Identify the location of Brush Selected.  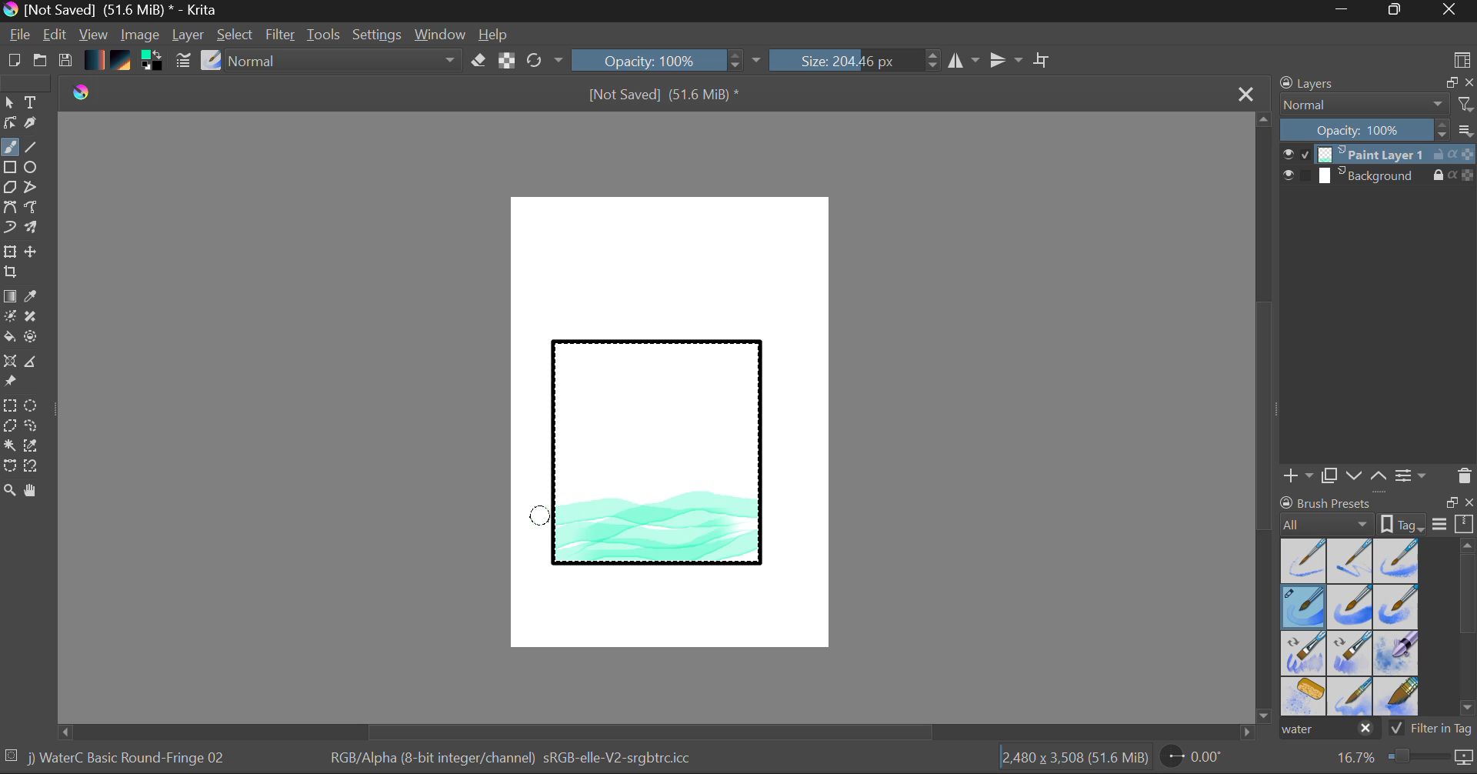
(1305, 608).